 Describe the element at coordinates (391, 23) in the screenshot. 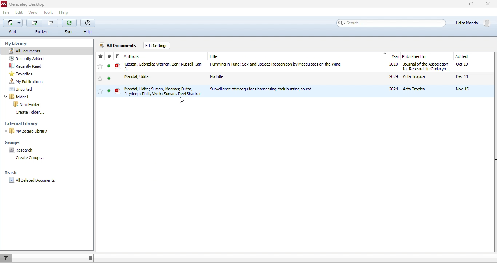

I see `search bar ` at that location.